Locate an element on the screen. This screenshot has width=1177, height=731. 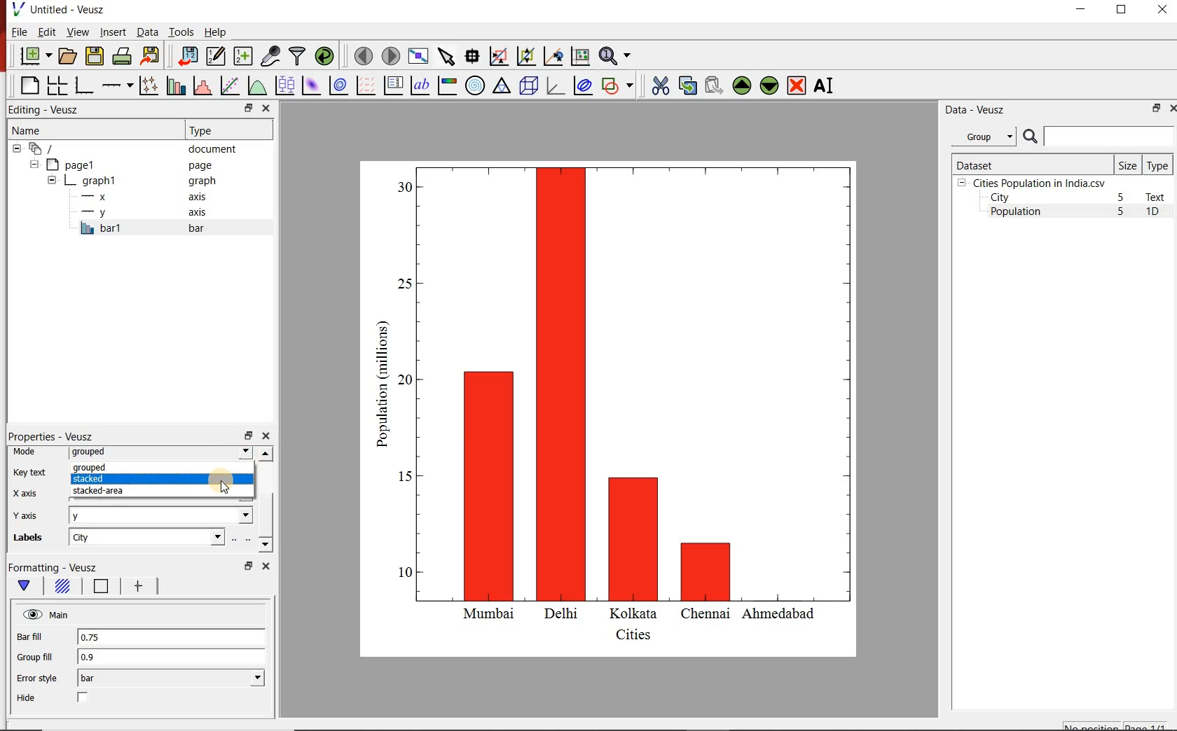
page1 is located at coordinates (125, 165).